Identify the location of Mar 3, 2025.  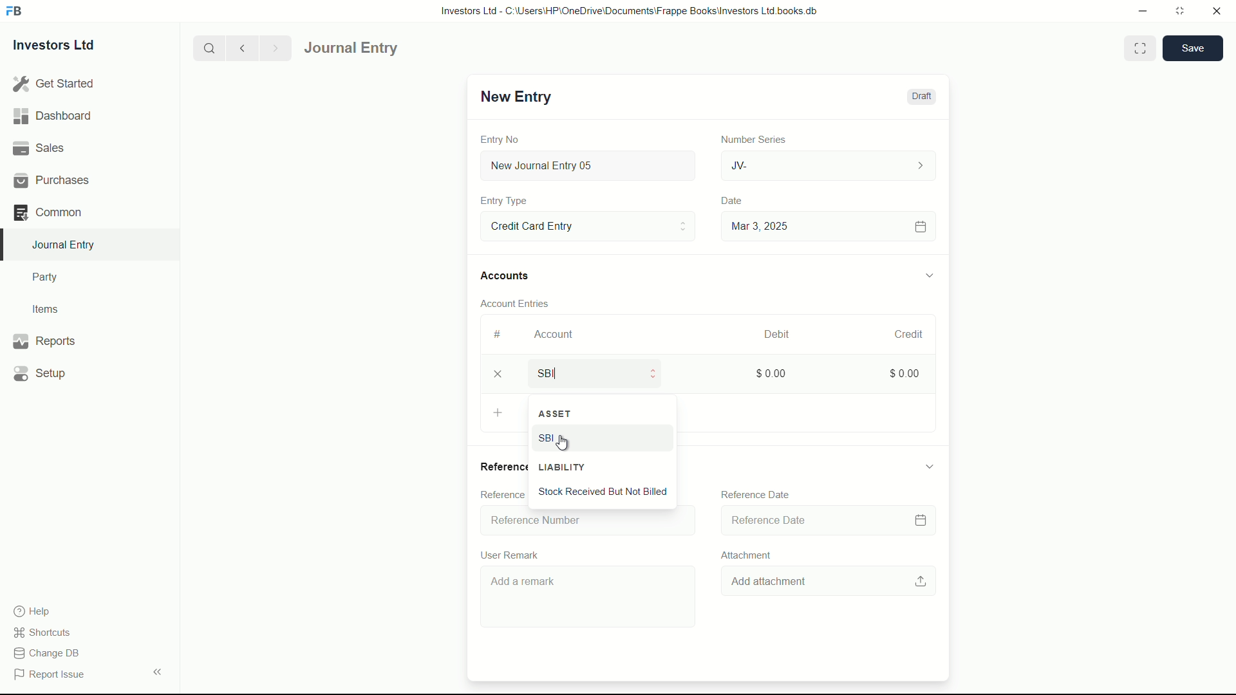
(827, 226).